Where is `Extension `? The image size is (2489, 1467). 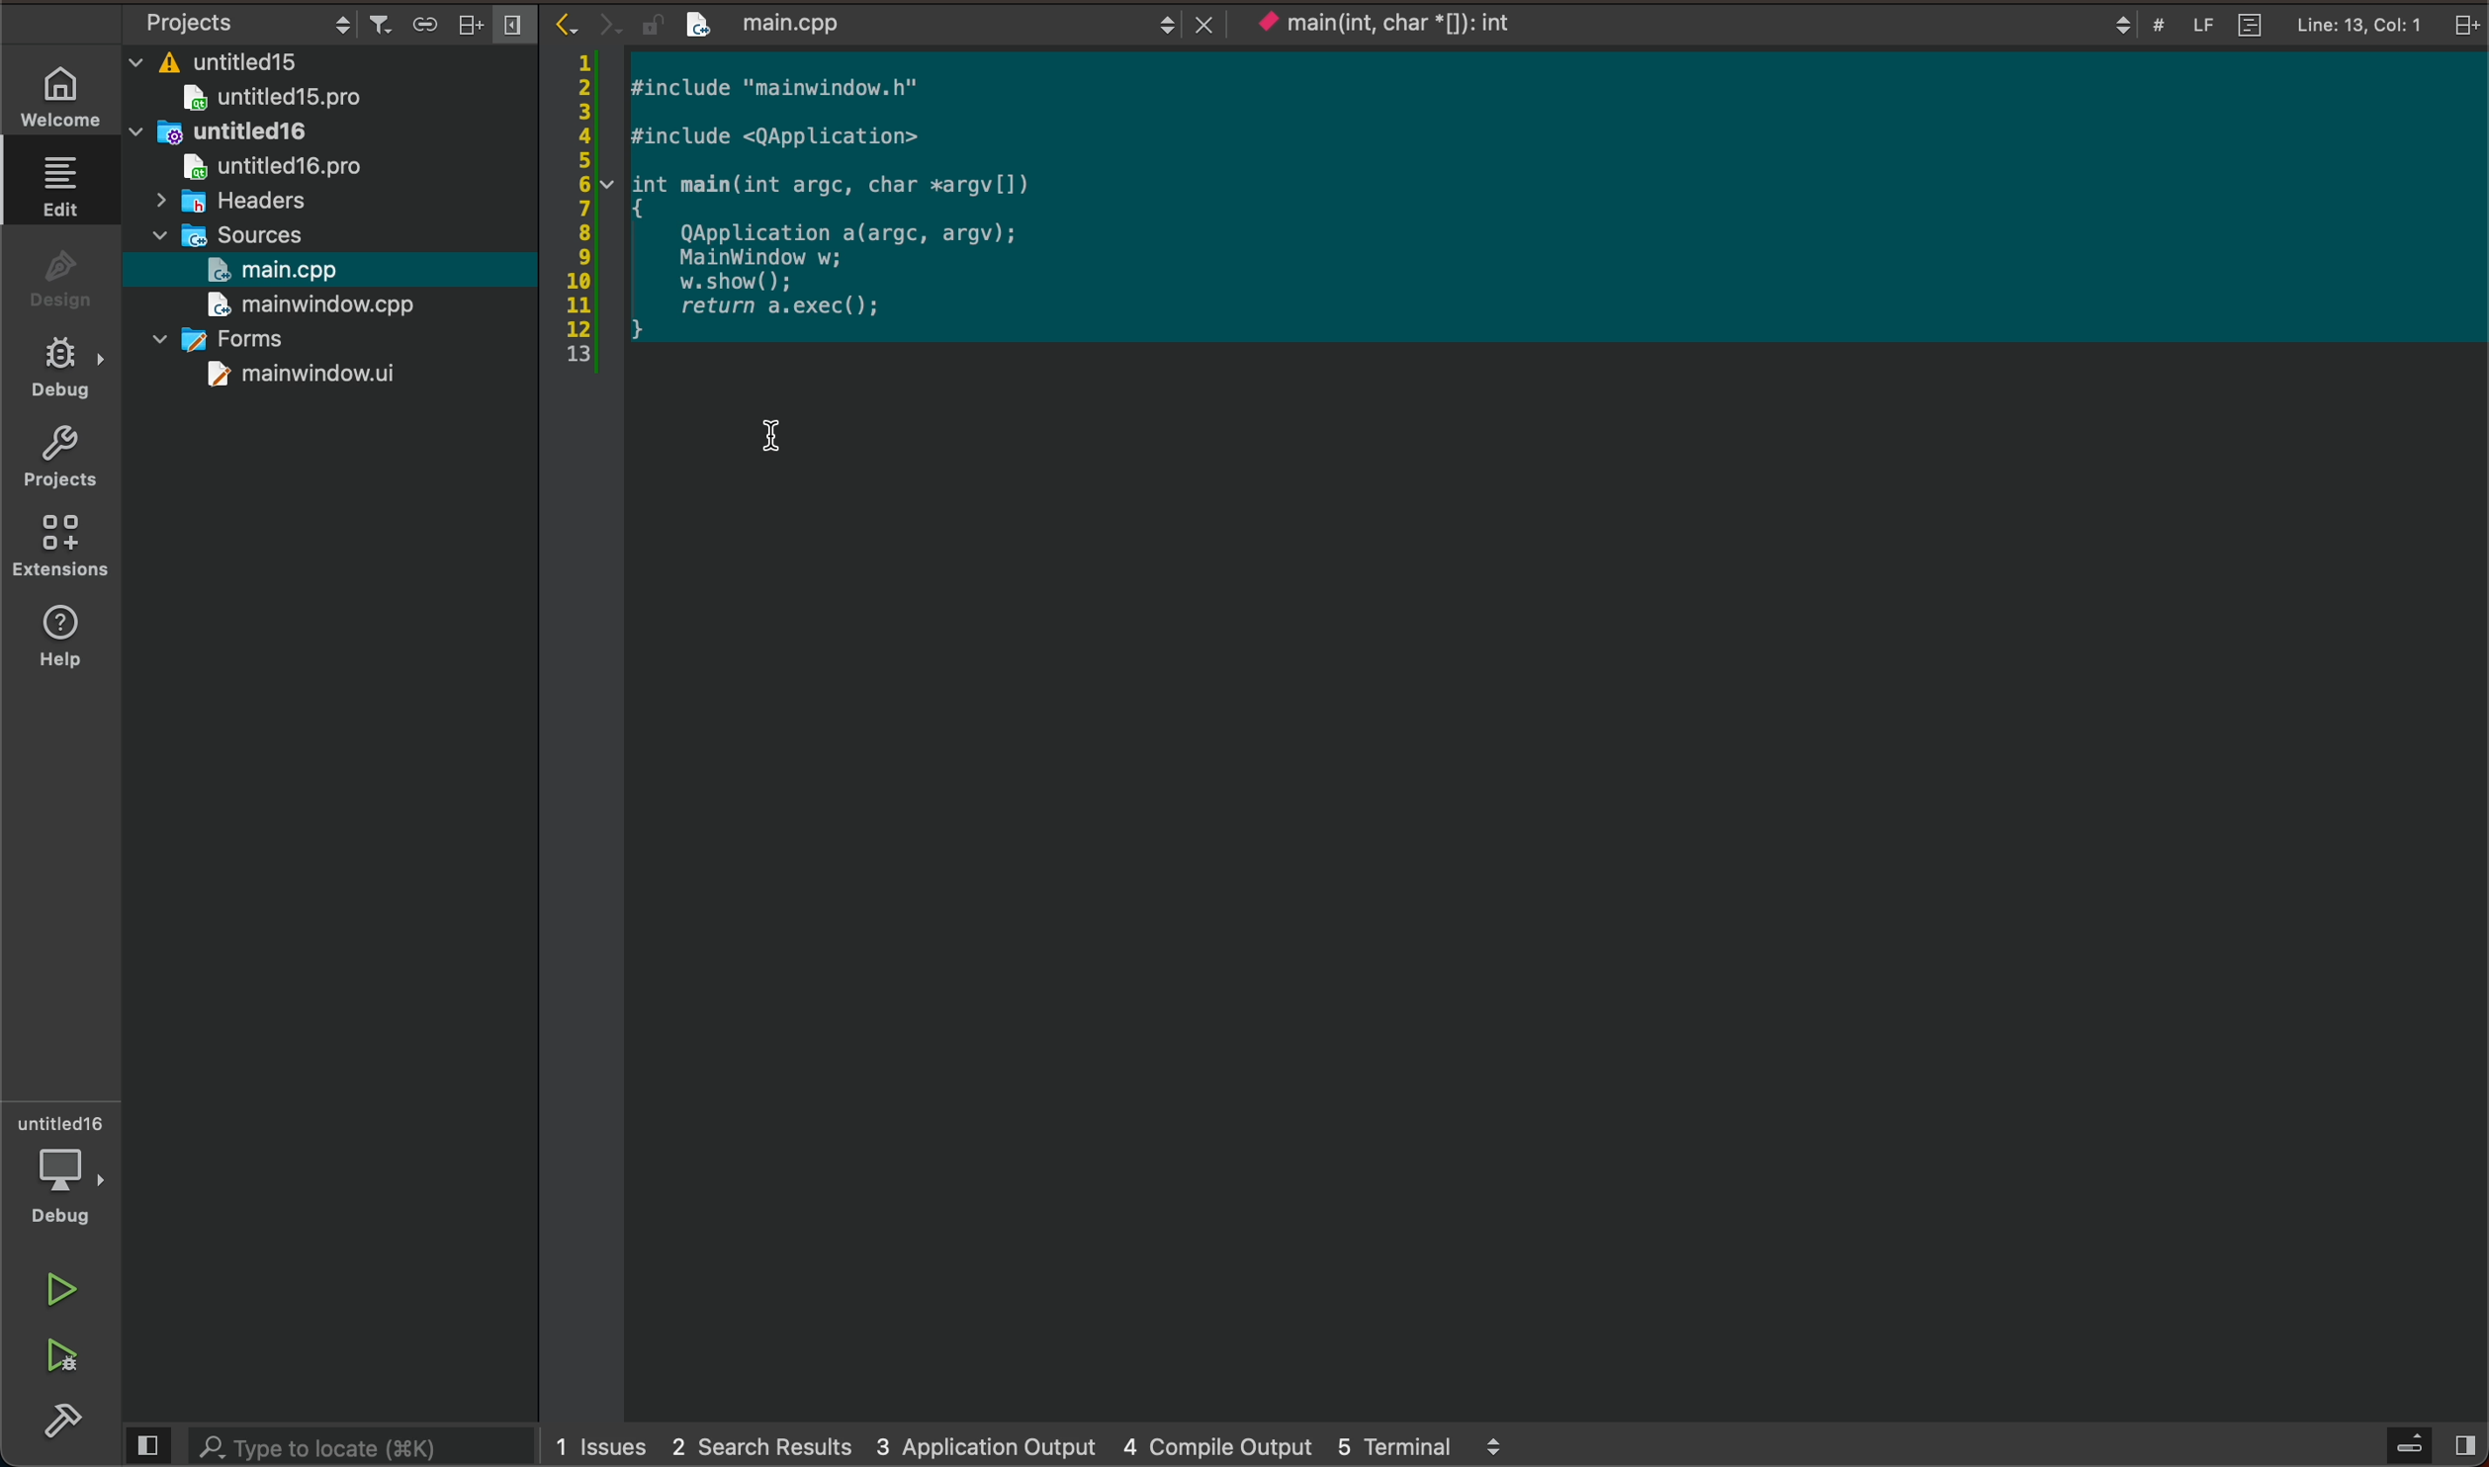 Extension  is located at coordinates (67, 548).